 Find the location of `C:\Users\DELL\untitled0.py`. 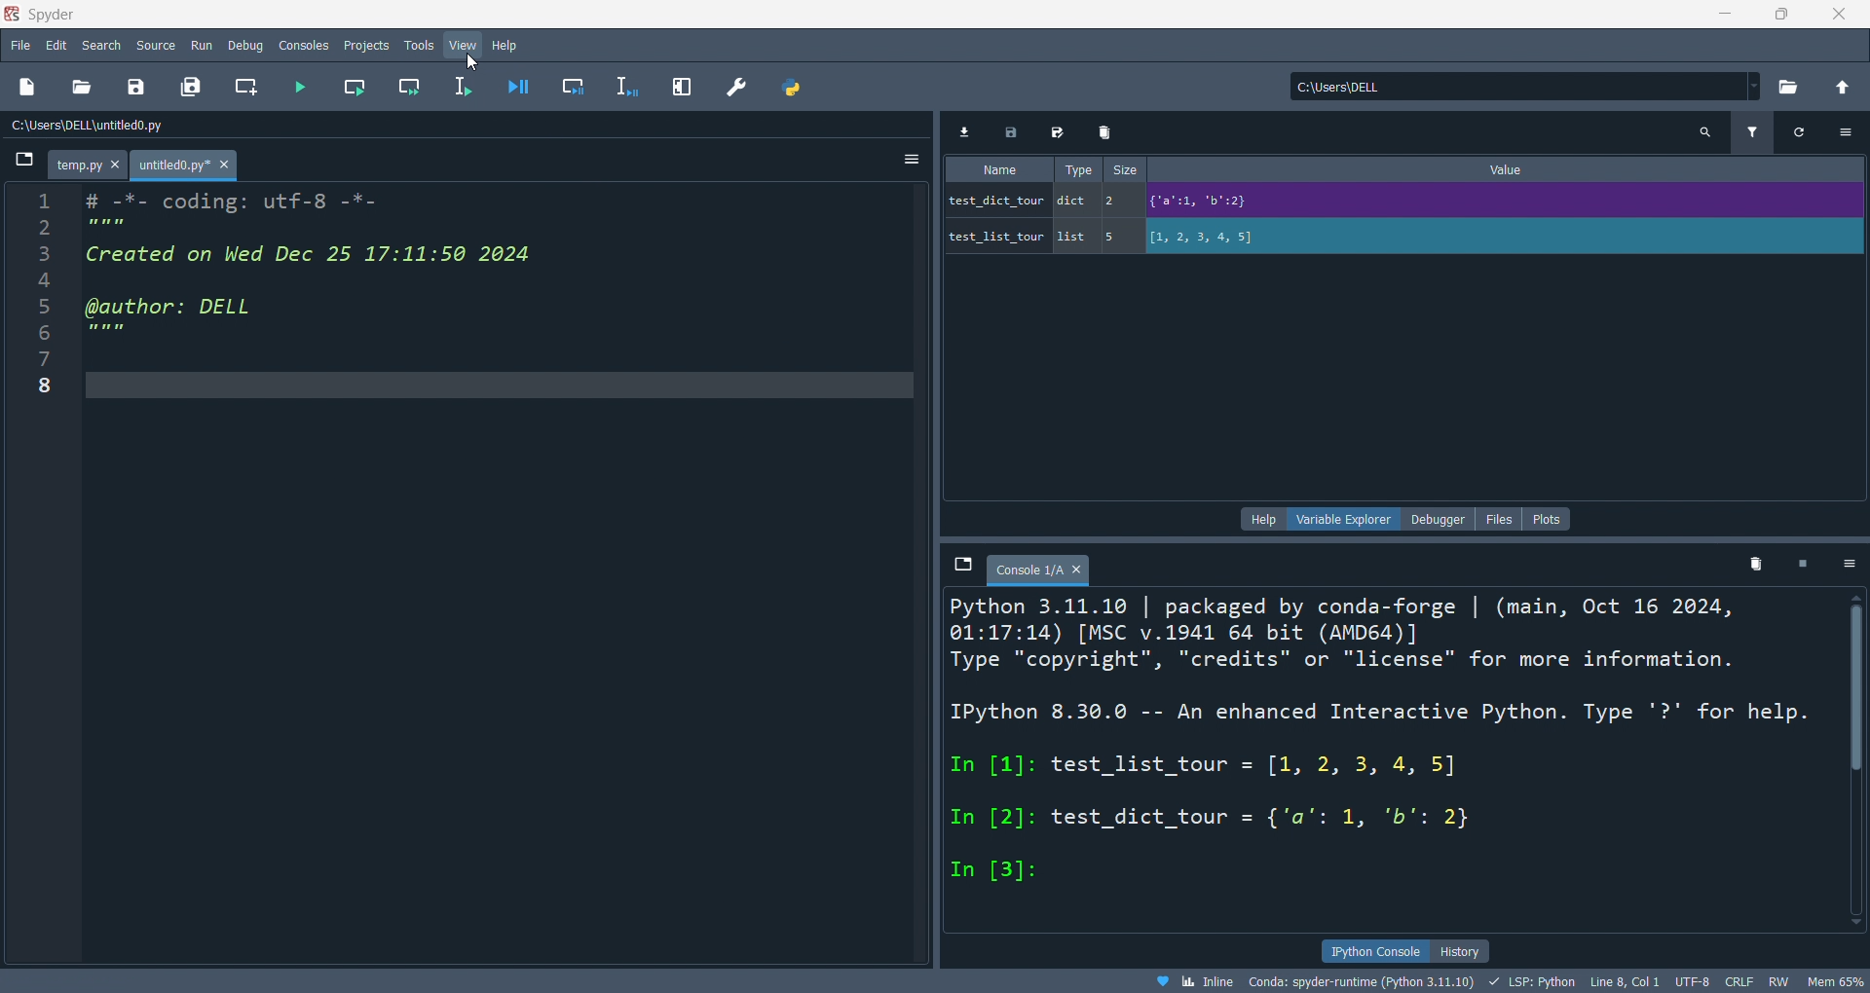

C:\Users\DELL\untitled0.py is located at coordinates (196, 122).